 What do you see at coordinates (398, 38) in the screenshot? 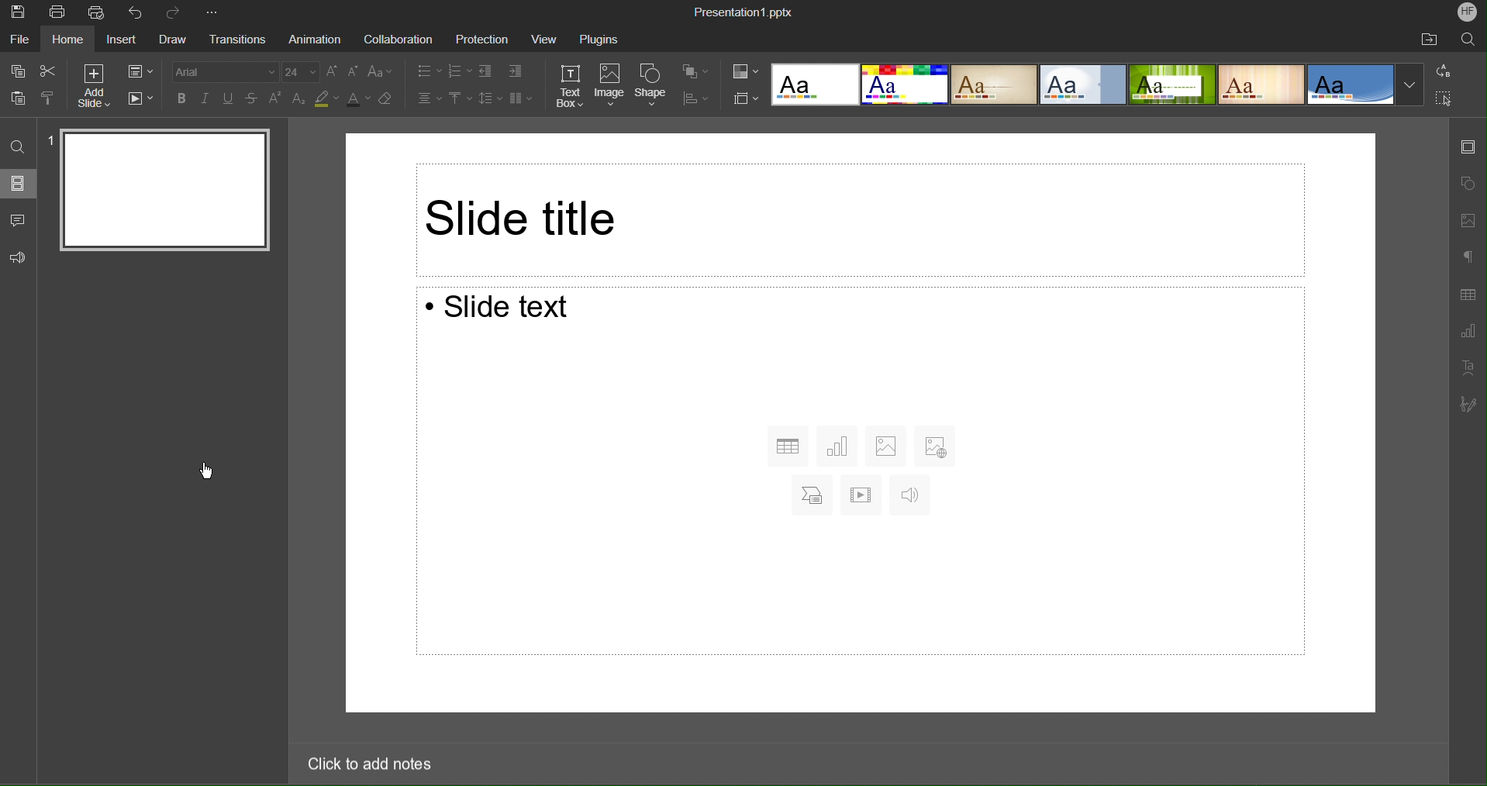
I see `Collaboration` at bounding box center [398, 38].